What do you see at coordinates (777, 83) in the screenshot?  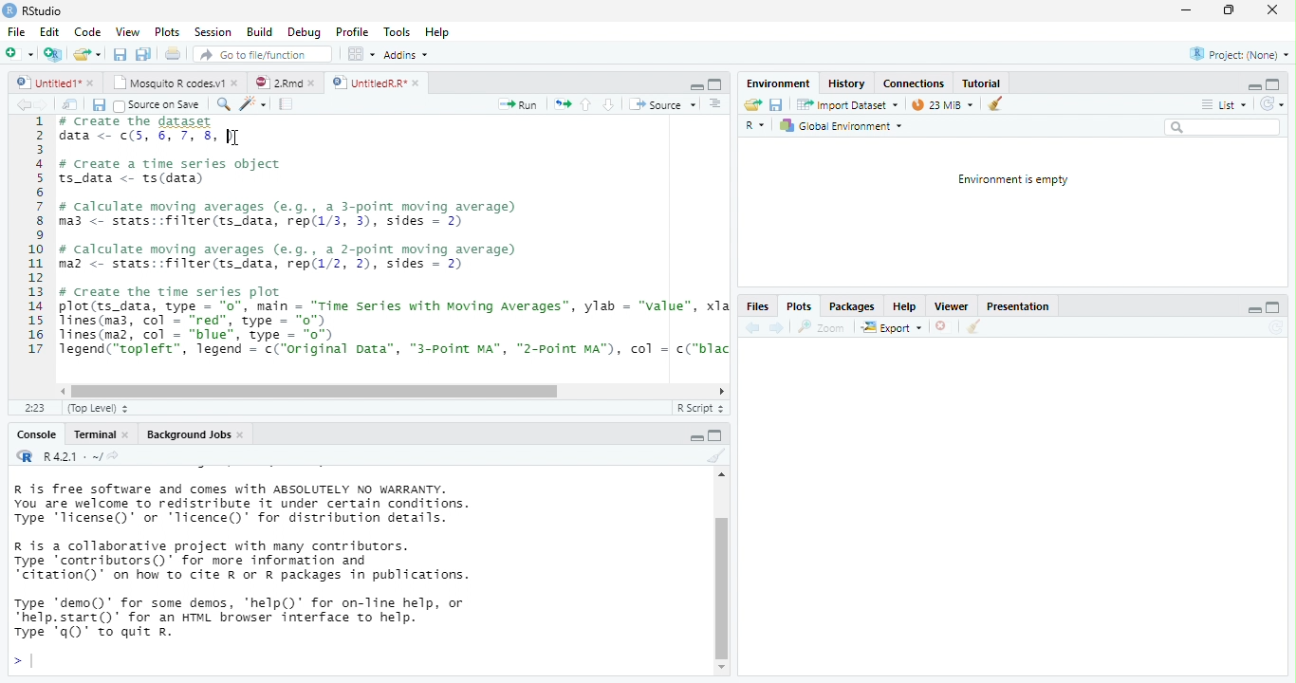 I see `‘Environment` at bounding box center [777, 83].